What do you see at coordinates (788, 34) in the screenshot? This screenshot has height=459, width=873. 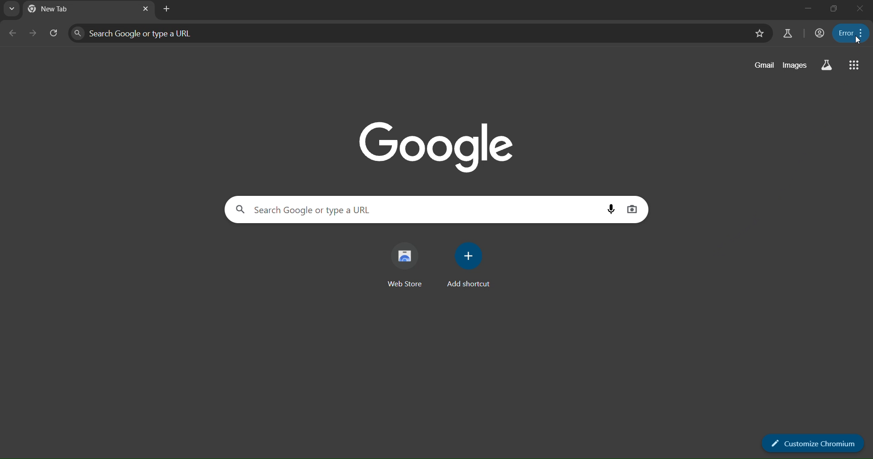 I see `search labs` at bounding box center [788, 34].